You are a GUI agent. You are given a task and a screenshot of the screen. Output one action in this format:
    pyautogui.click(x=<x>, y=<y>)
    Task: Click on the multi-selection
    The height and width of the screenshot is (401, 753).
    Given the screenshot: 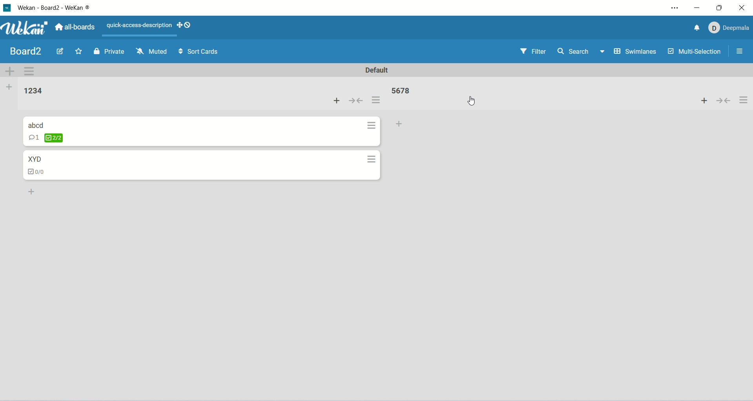 What is the action you would take?
    pyautogui.click(x=695, y=53)
    